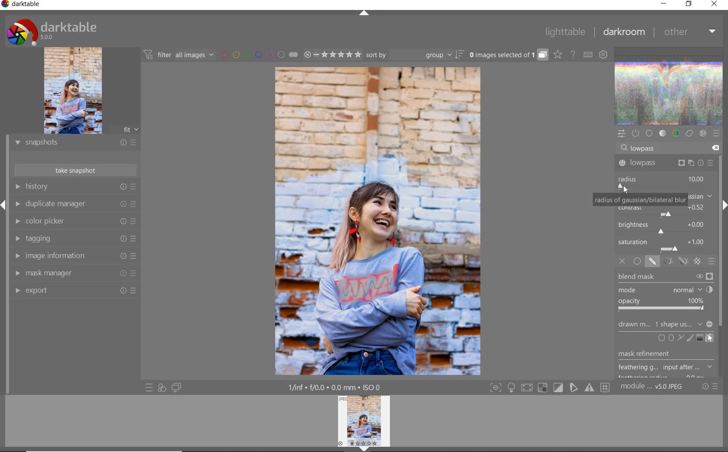 This screenshot has height=452, width=728. Describe the element at coordinates (632, 326) in the screenshot. I see `drawn` at that location.